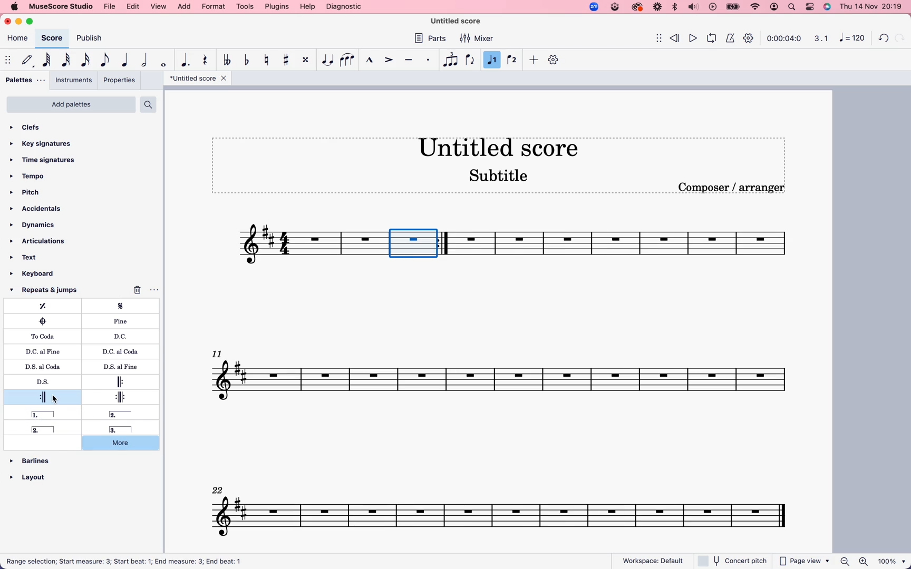 Image resolution: width=911 pixels, height=569 pixels. I want to click on concert pitch, so click(732, 561).